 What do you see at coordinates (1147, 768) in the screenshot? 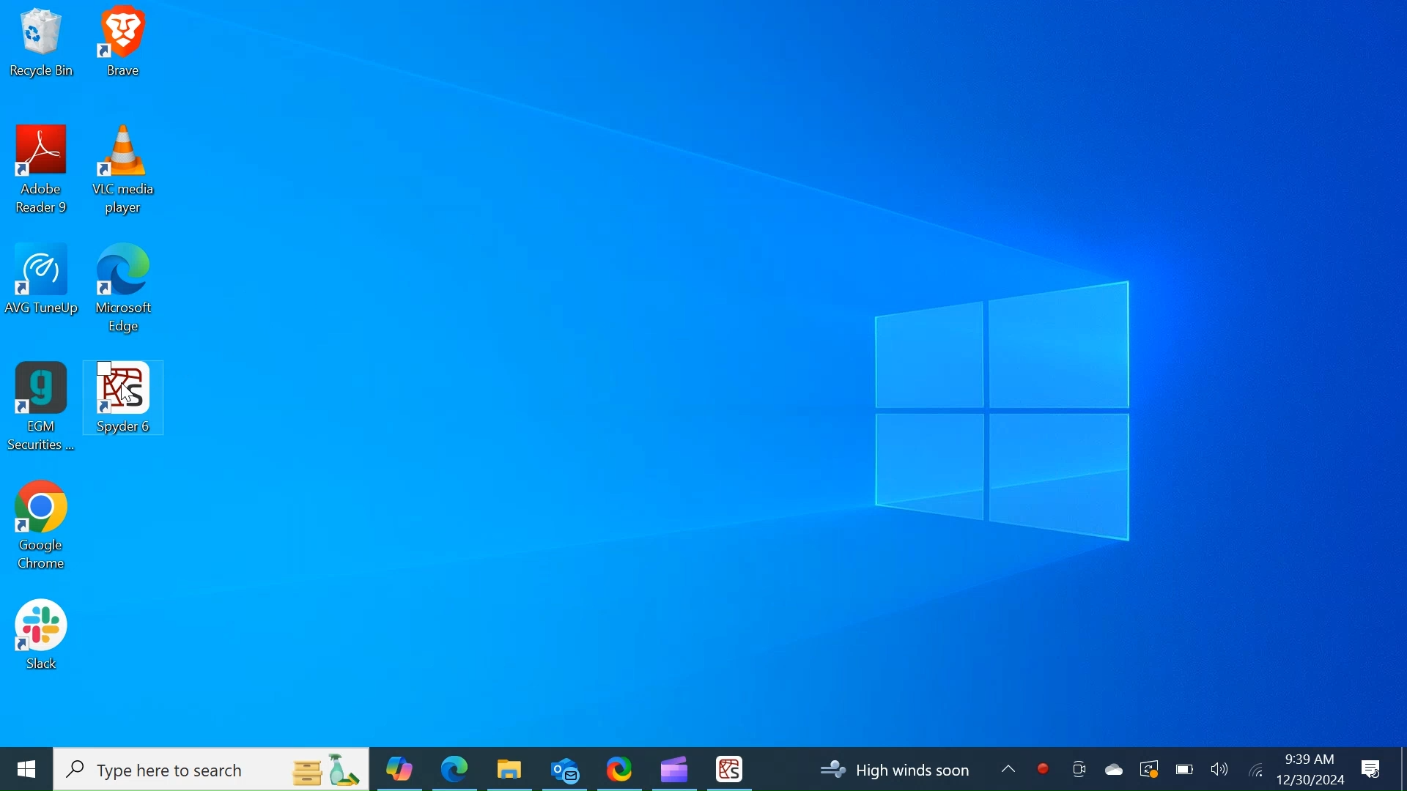
I see `Restart Update` at bounding box center [1147, 768].